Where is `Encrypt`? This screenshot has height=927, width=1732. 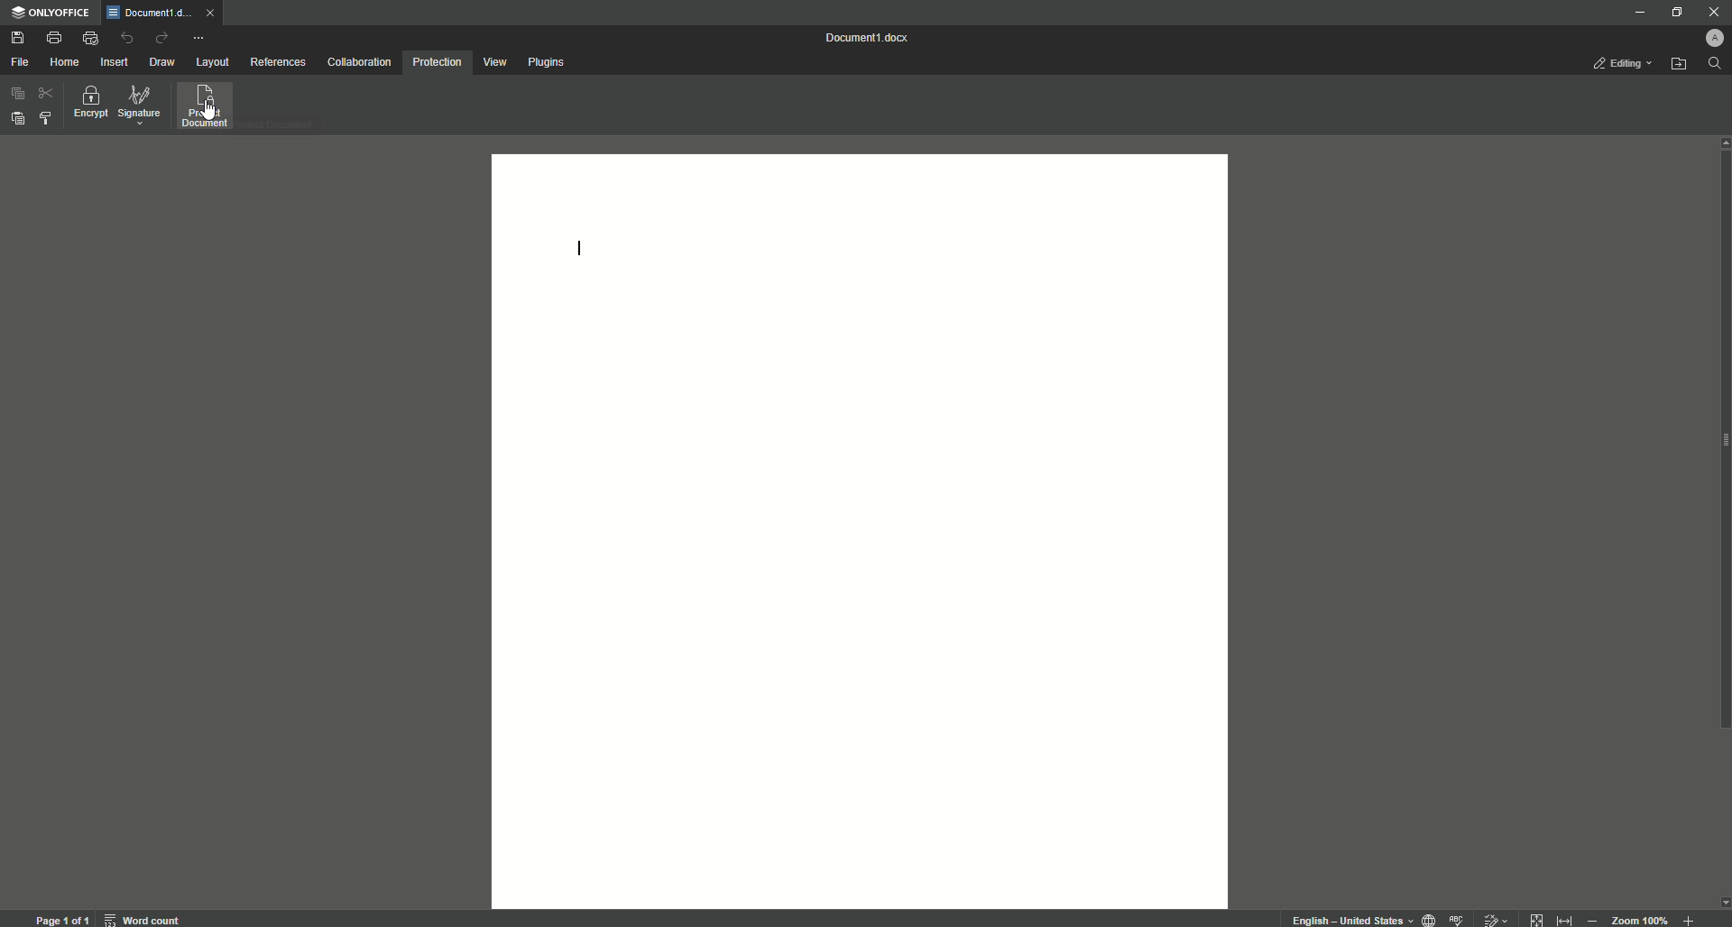 Encrypt is located at coordinates (88, 104).